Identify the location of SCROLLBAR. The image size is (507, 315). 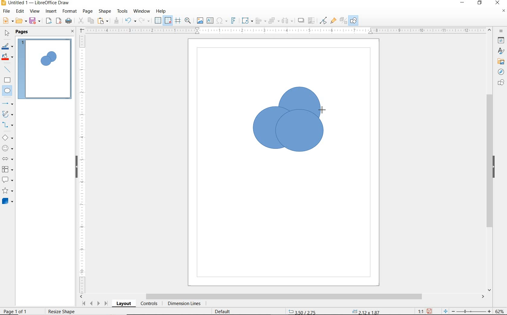
(282, 297).